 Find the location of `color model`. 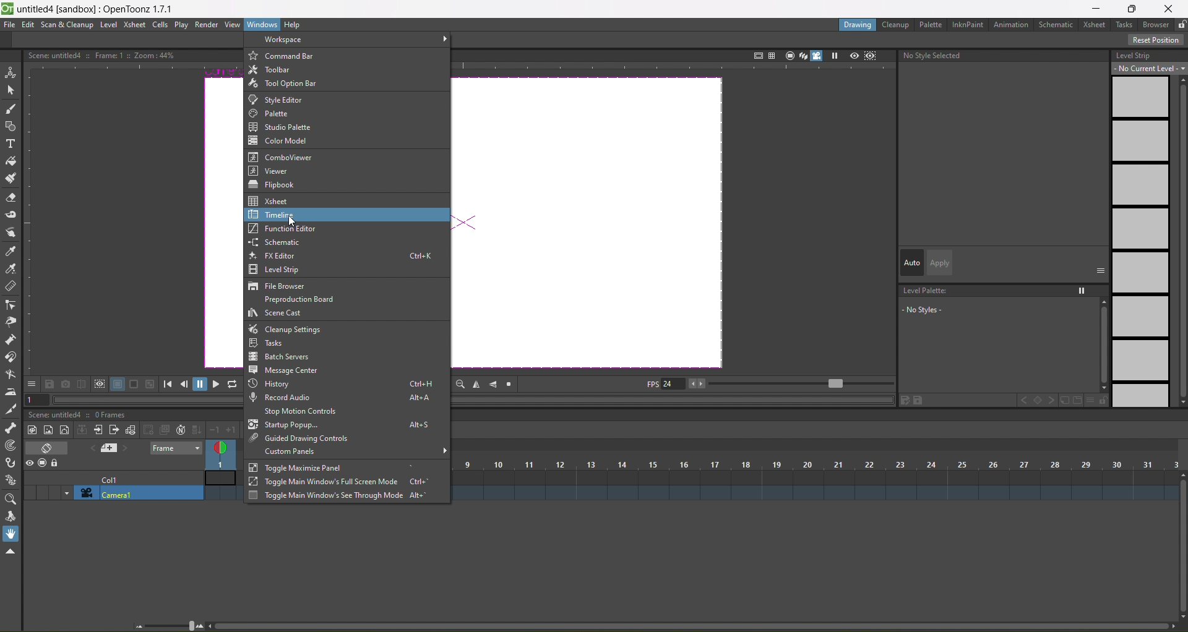

color model is located at coordinates (282, 141).